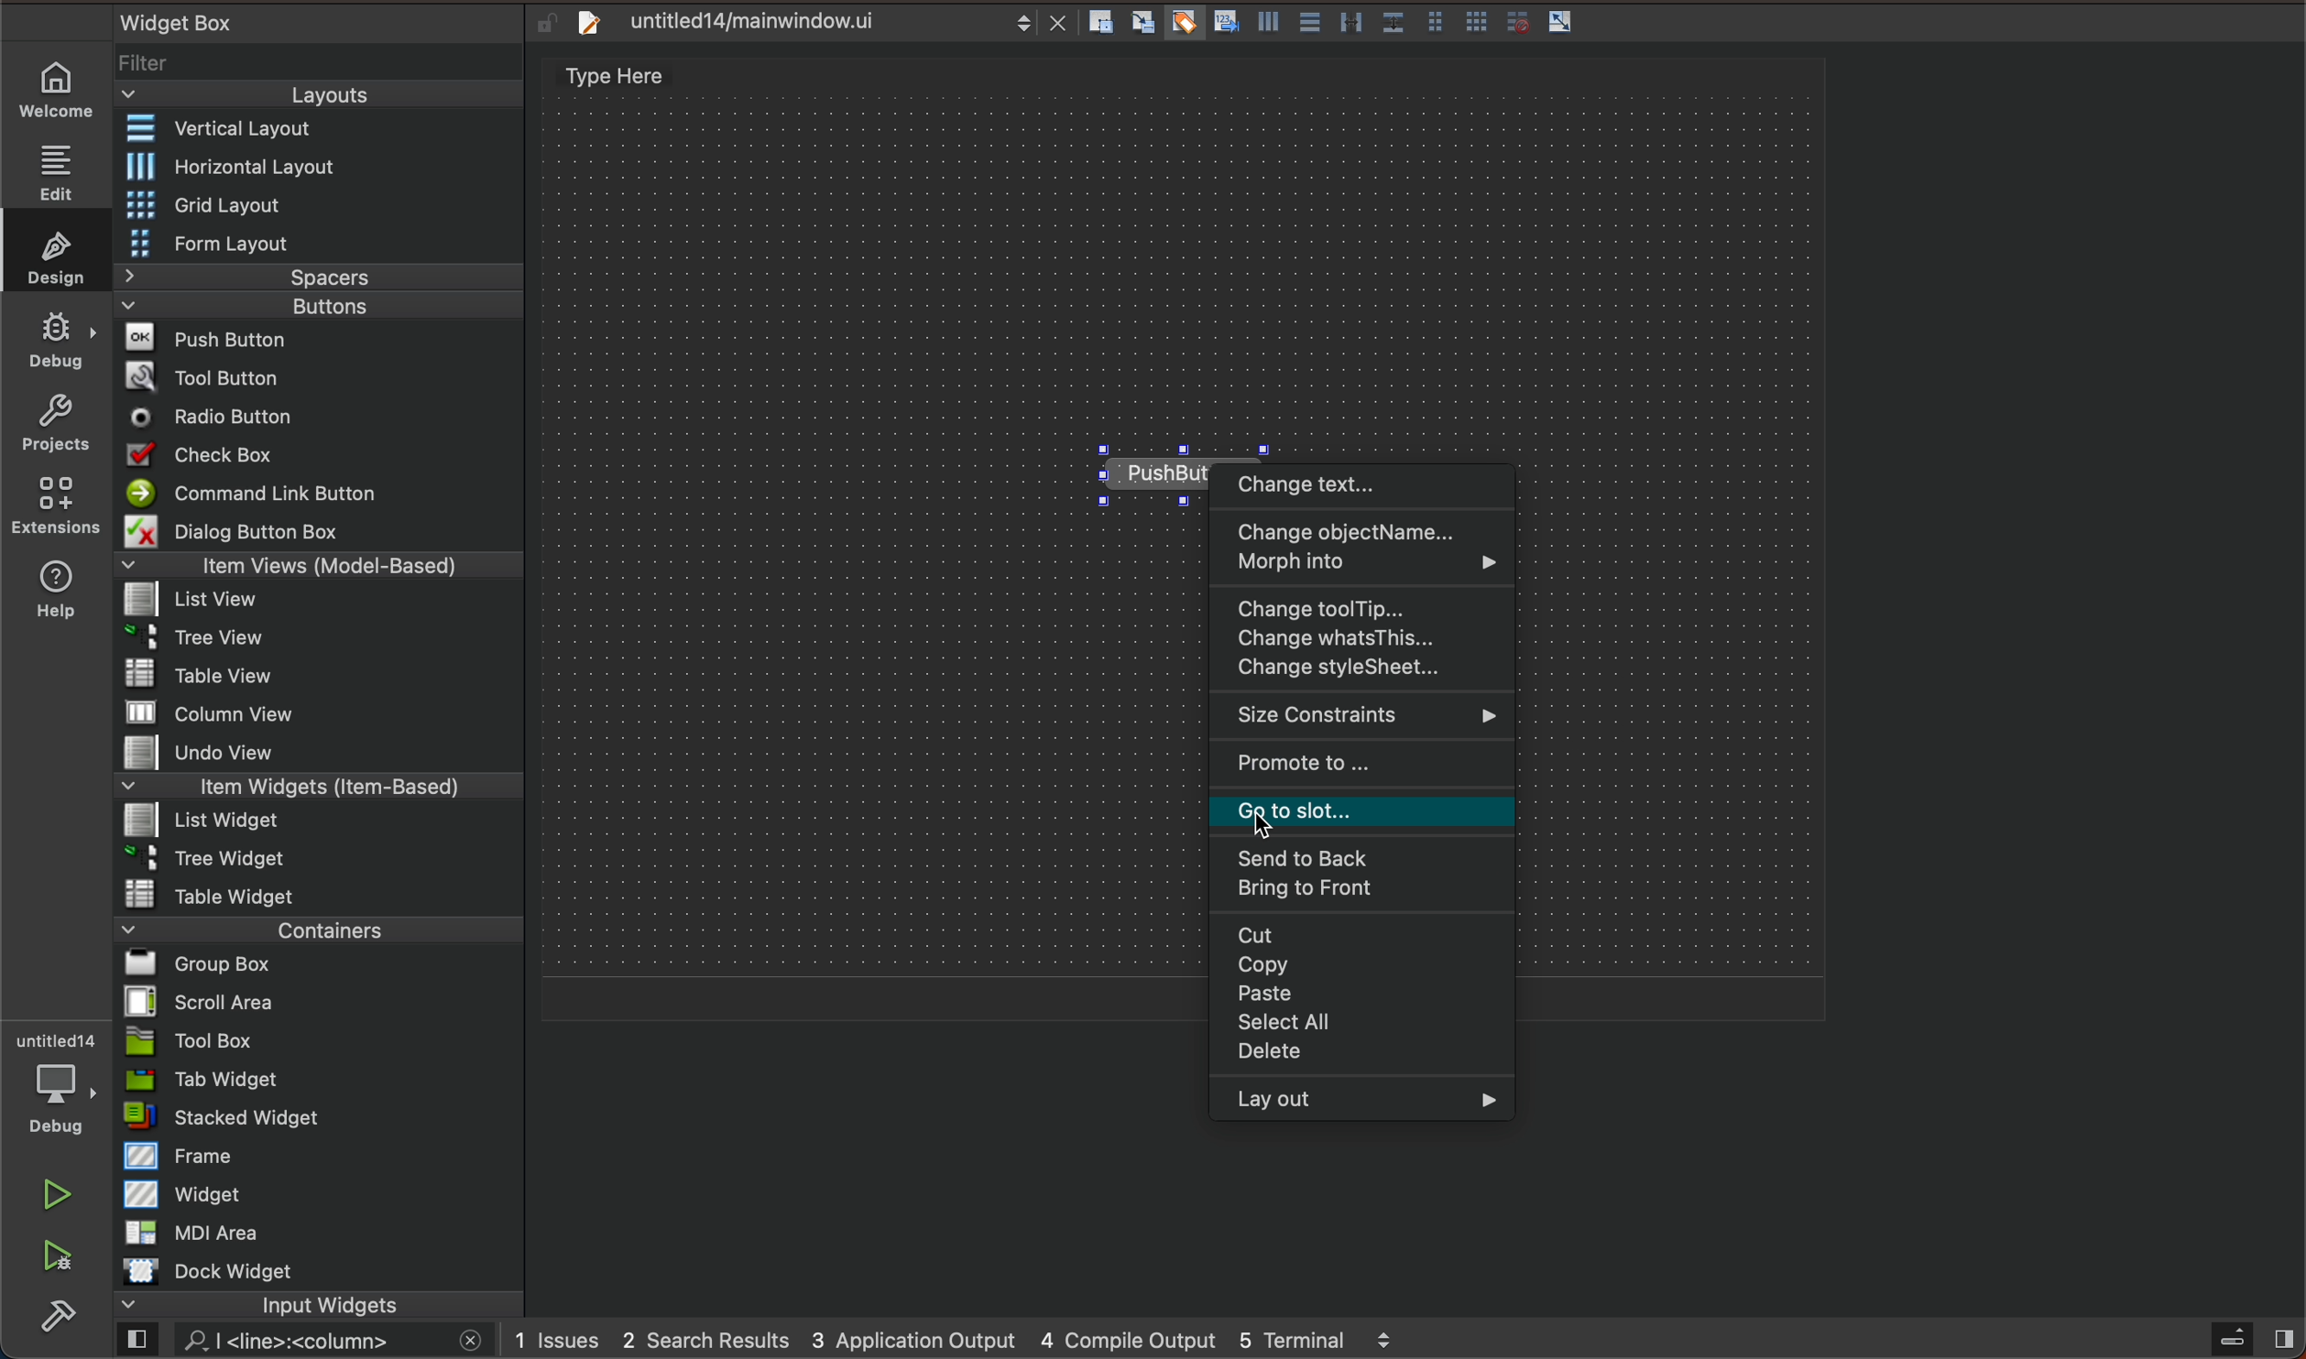 This screenshot has width=2306, height=1359. What do you see at coordinates (311, 969) in the screenshot?
I see `group box` at bounding box center [311, 969].